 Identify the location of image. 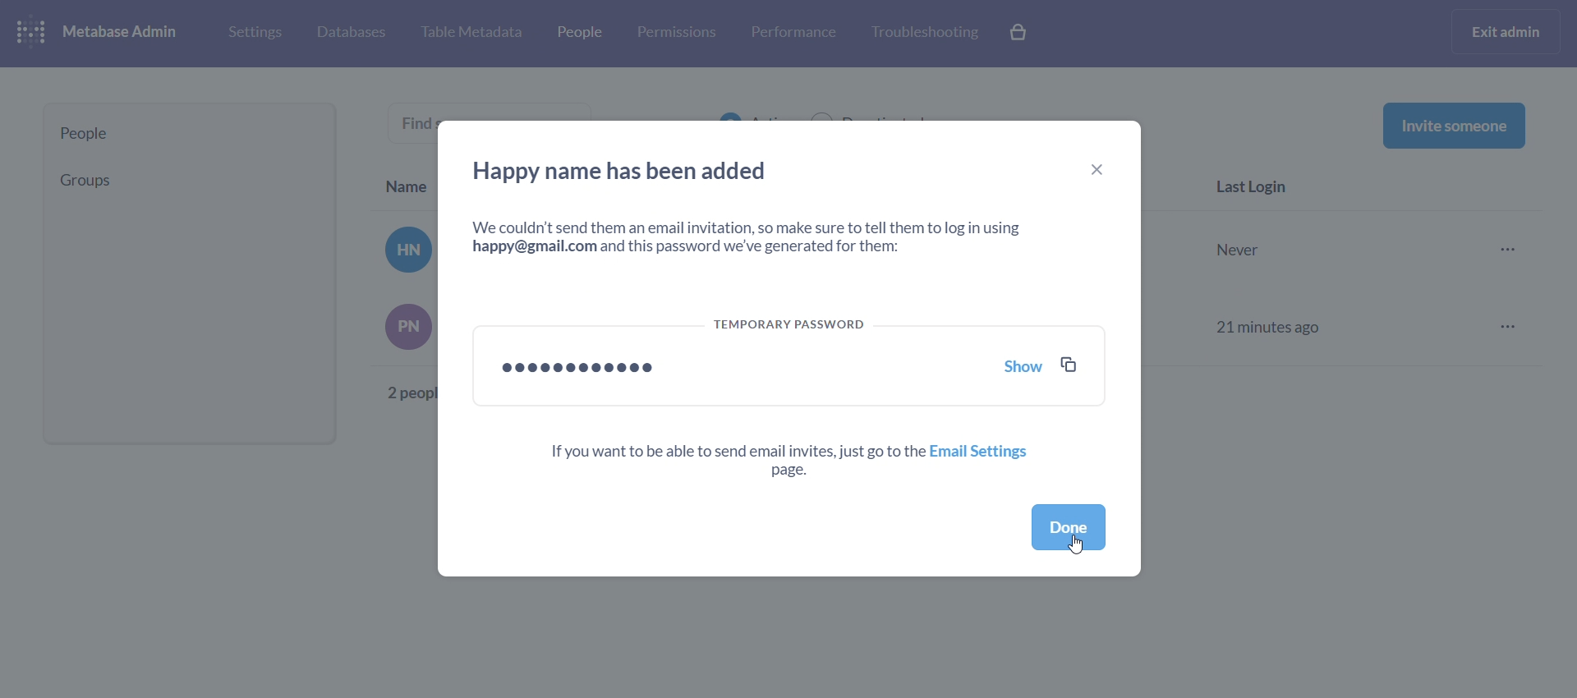
(402, 250).